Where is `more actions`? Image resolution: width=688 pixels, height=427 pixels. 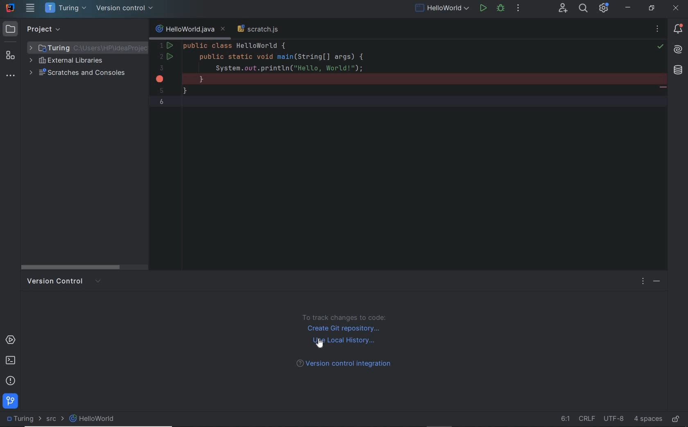 more actions is located at coordinates (518, 9).